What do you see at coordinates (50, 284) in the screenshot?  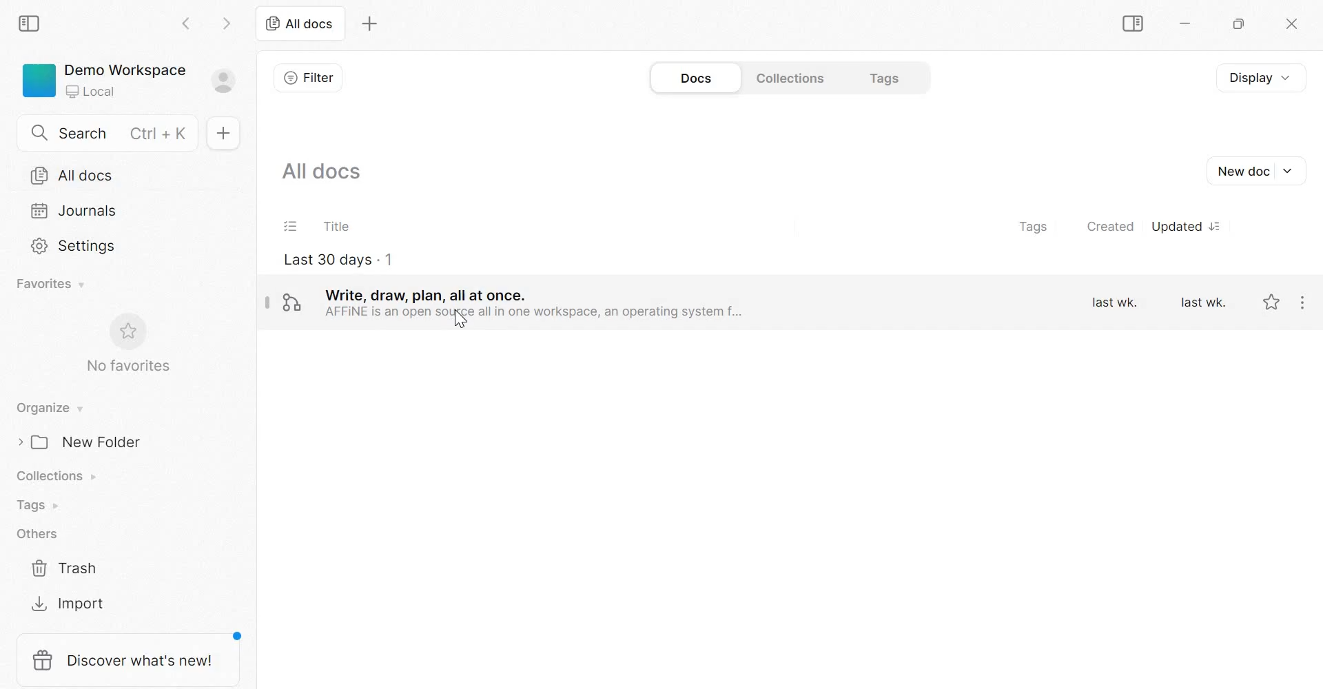 I see `Favorites` at bounding box center [50, 284].